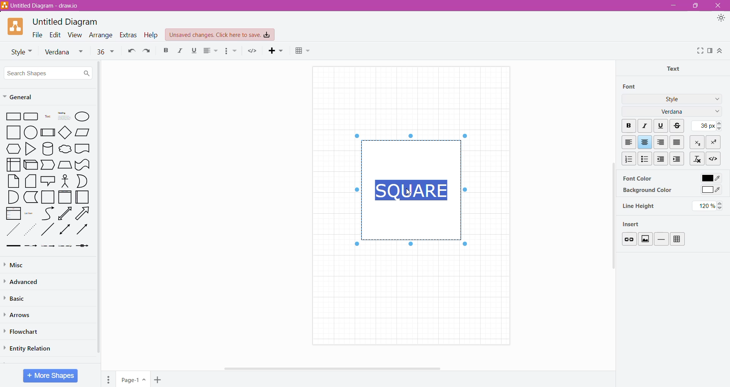 The image size is (730, 387). What do you see at coordinates (709, 206) in the screenshot?
I see `Set Line height` at bounding box center [709, 206].